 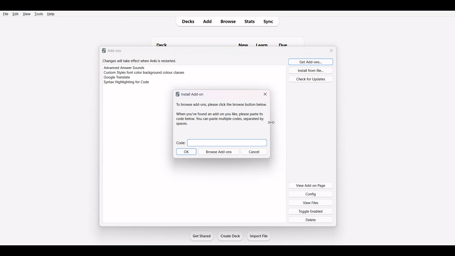 What do you see at coordinates (38, 14) in the screenshot?
I see `Tools` at bounding box center [38, 14].